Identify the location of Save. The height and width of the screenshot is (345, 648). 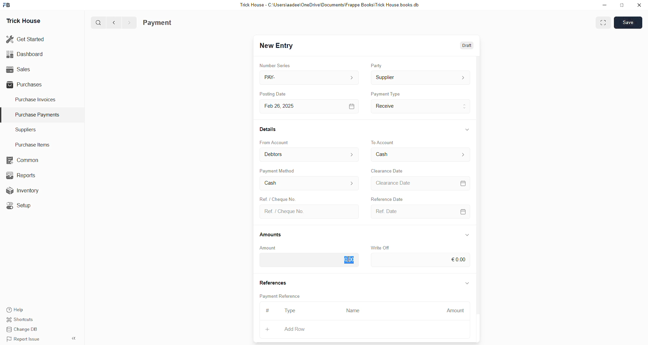
(627, 23).